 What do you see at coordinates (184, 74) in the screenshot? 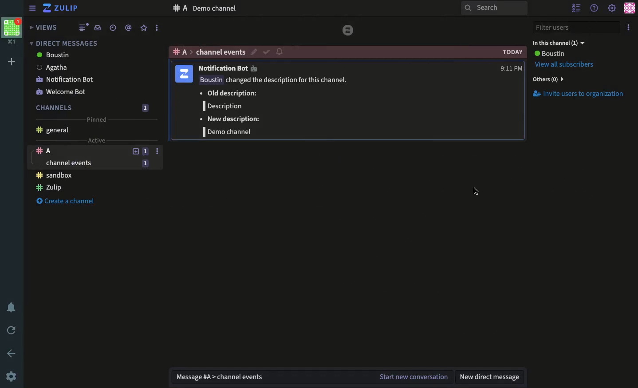
I see `display picture` at bounding box center [184, 74].